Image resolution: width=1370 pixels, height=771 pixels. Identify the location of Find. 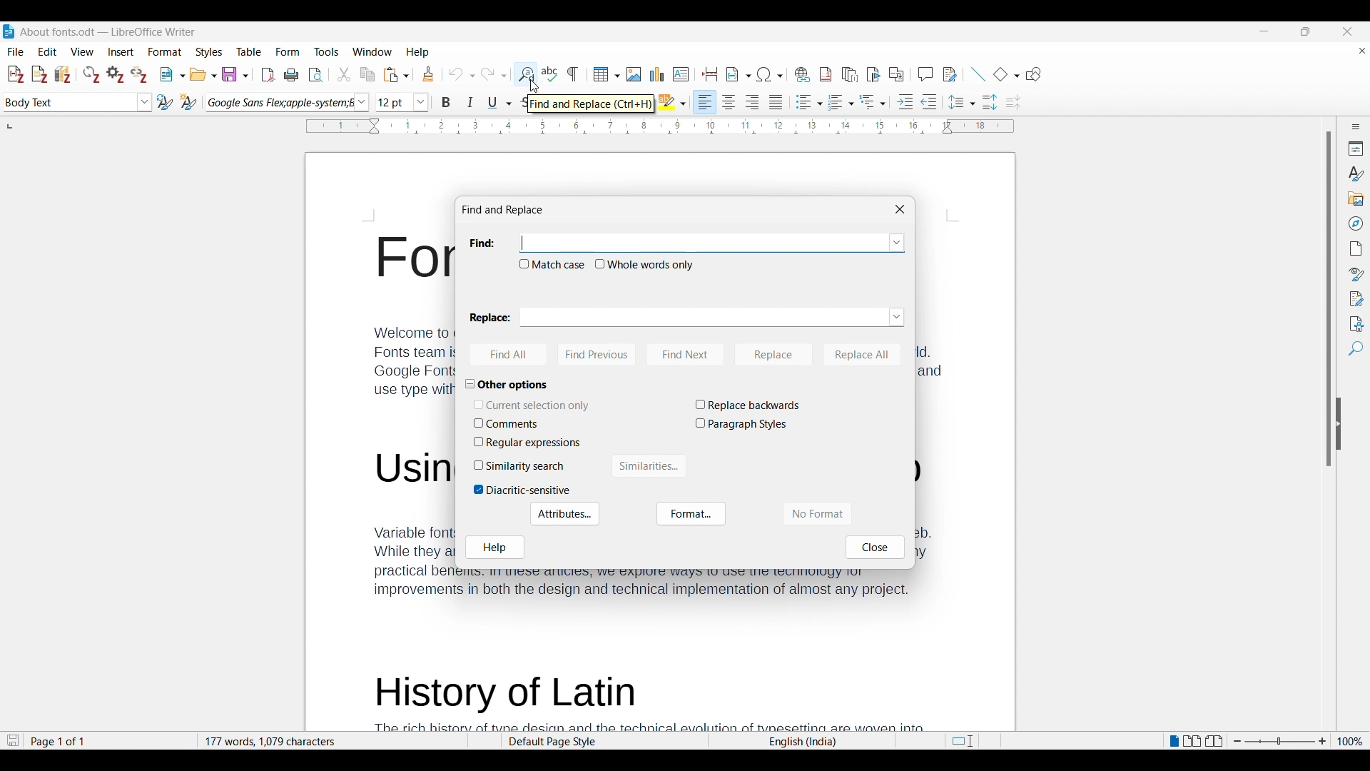
(1355, 349).